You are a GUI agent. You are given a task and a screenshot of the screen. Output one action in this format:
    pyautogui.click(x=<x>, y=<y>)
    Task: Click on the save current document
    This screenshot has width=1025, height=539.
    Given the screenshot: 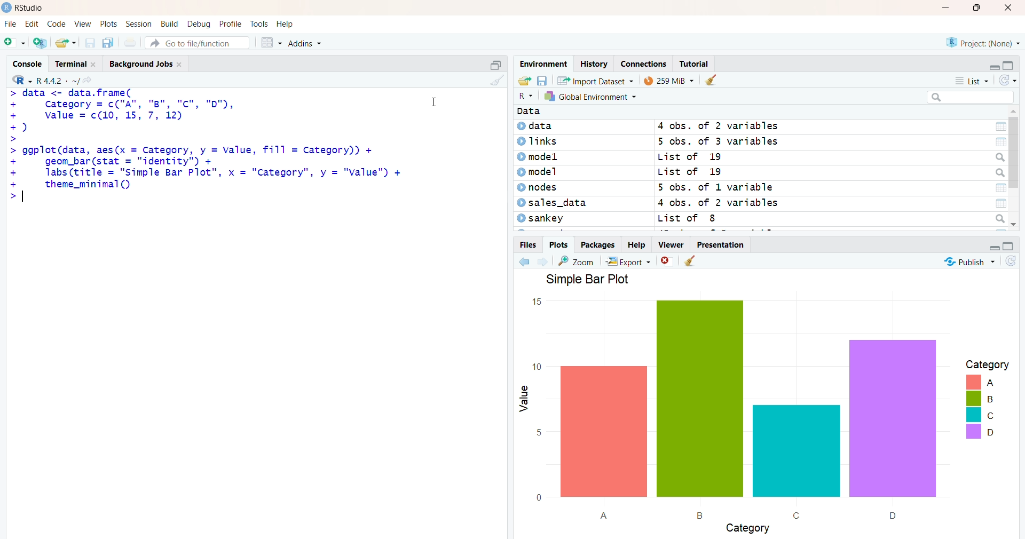 What is the action you would take?
    pyautogui.click(x=90, y=43)
    